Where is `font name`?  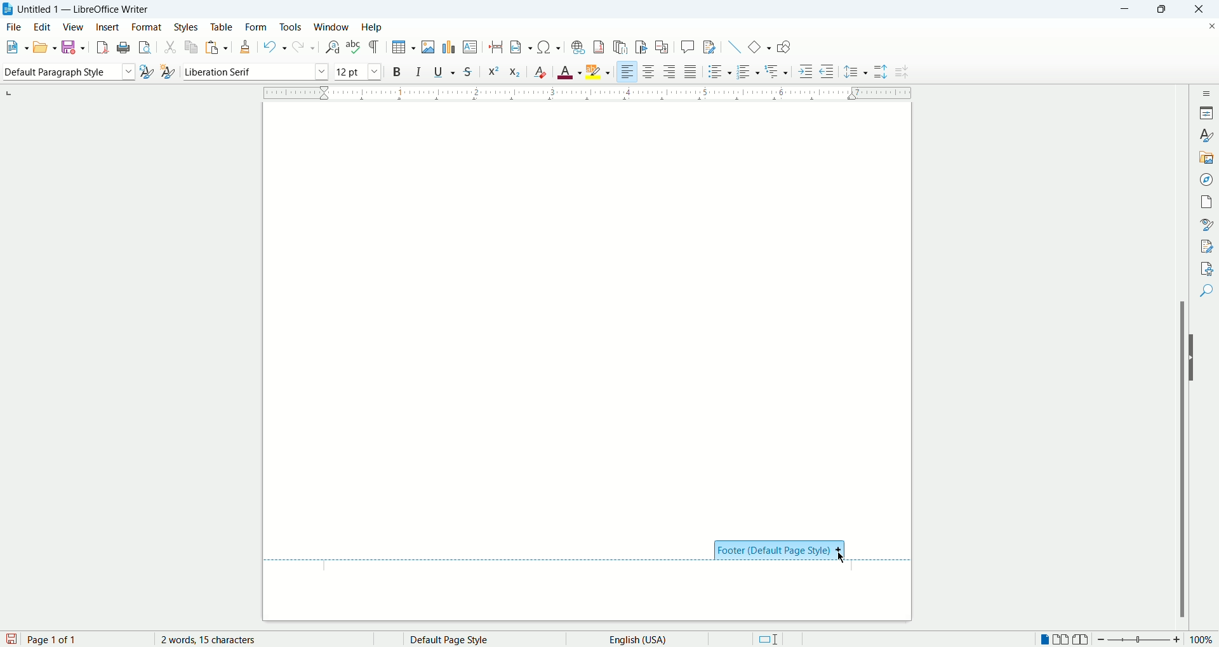
font name is located at coordinates (255, 72).